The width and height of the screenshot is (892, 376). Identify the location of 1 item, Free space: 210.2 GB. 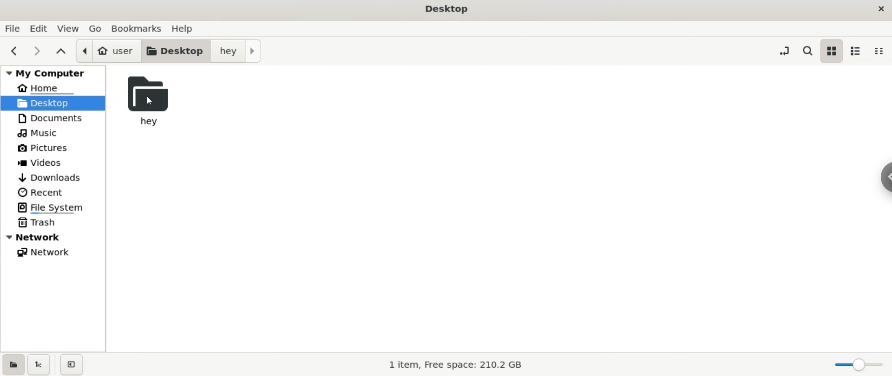
(457, 363).